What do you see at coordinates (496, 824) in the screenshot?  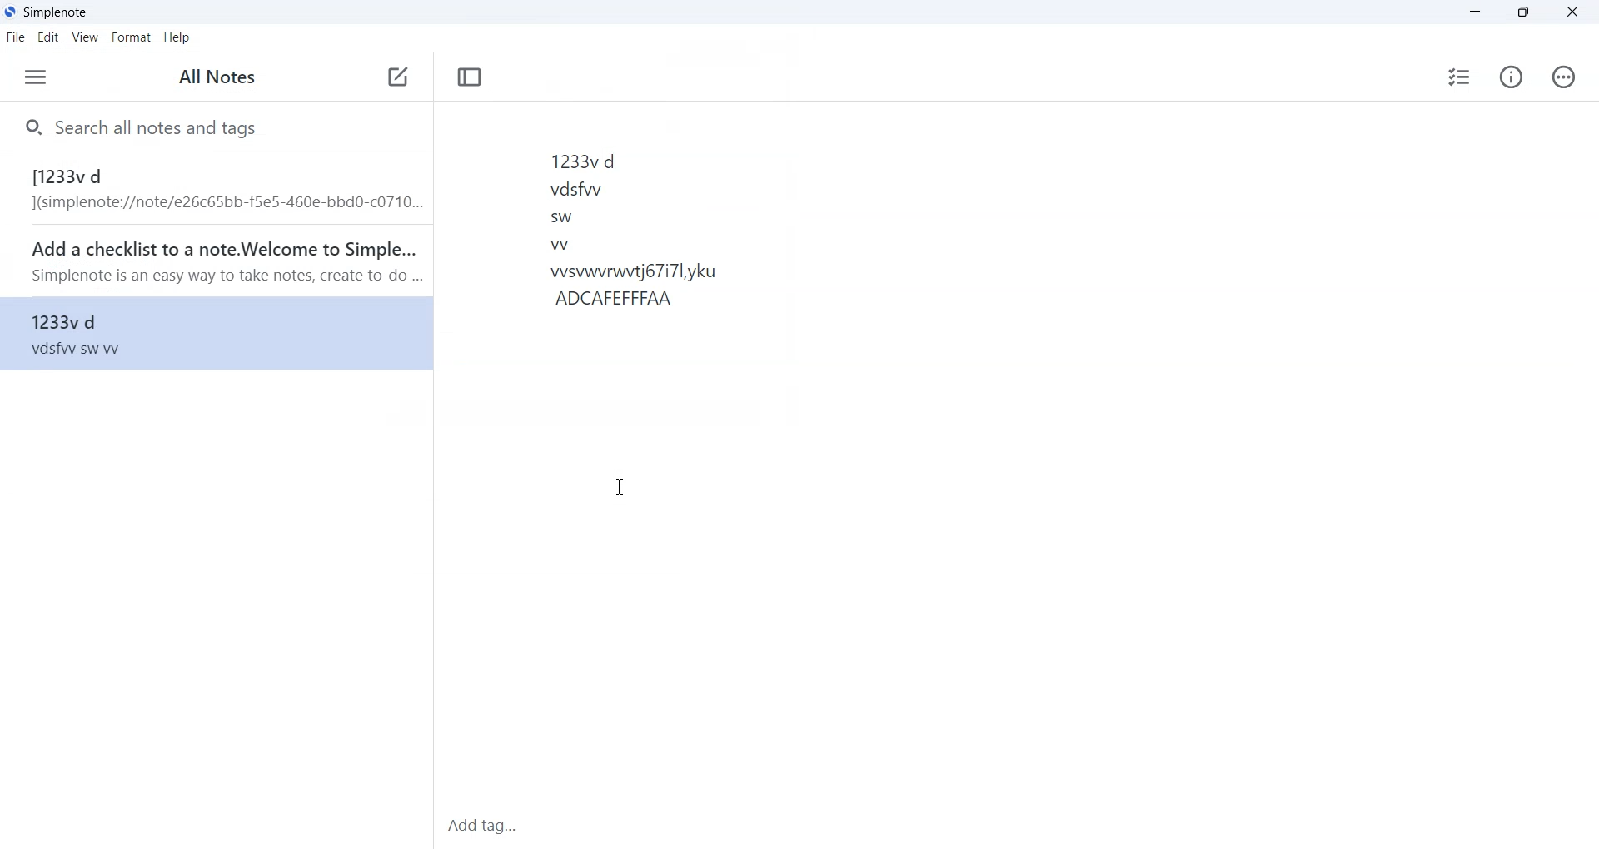 I see `Add tag...` at bounding box center [496, 824].